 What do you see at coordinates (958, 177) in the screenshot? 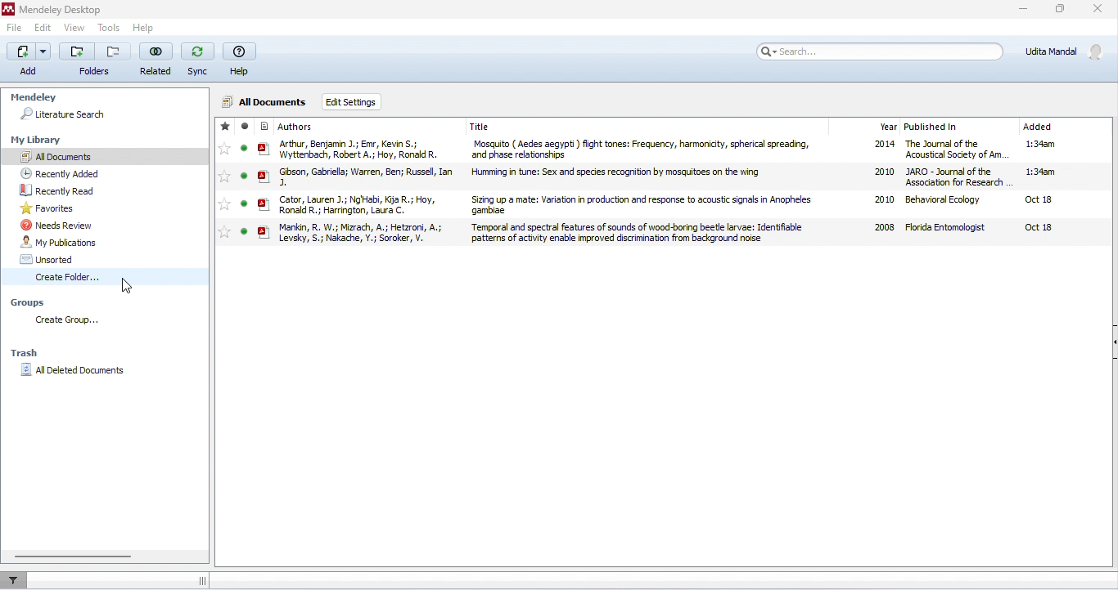
I see `JARO - Journal of the Association for Research in Otolaryngology` at bounding box center [958, 177].